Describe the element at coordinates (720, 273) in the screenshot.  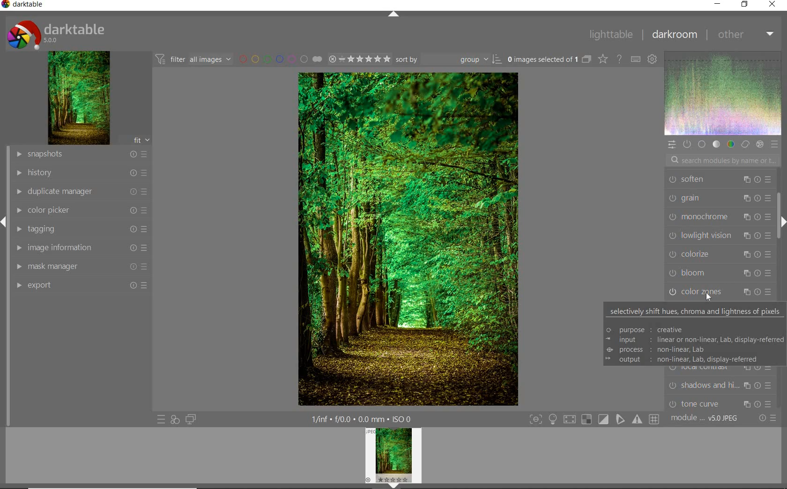
I see `bloom` at that location.